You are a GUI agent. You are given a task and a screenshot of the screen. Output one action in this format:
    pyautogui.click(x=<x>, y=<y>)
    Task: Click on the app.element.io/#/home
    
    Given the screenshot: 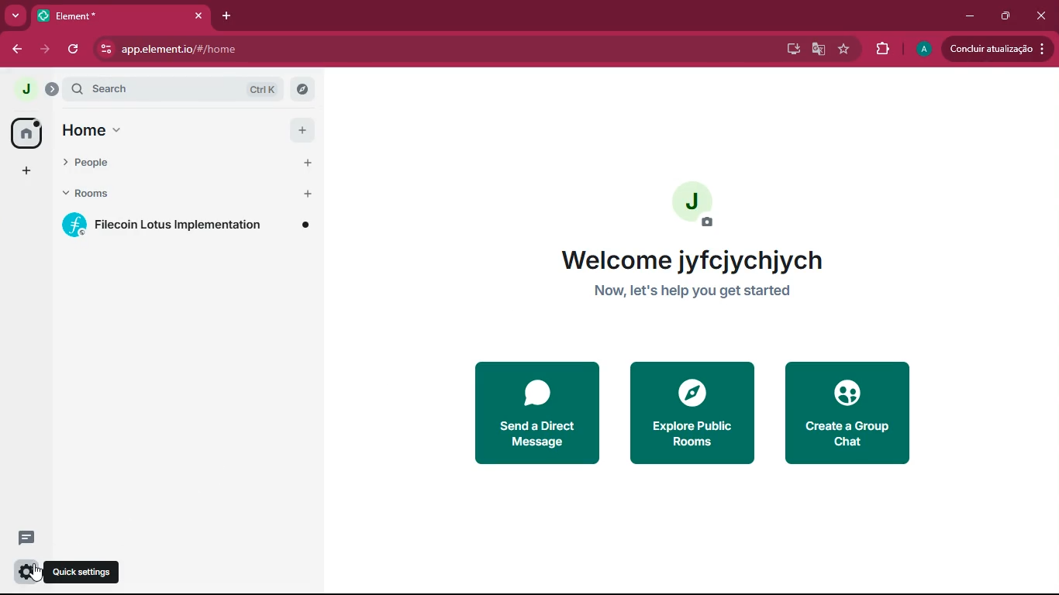 What is the action you would take?
    pyautogui.click(x=194, y=49)
    